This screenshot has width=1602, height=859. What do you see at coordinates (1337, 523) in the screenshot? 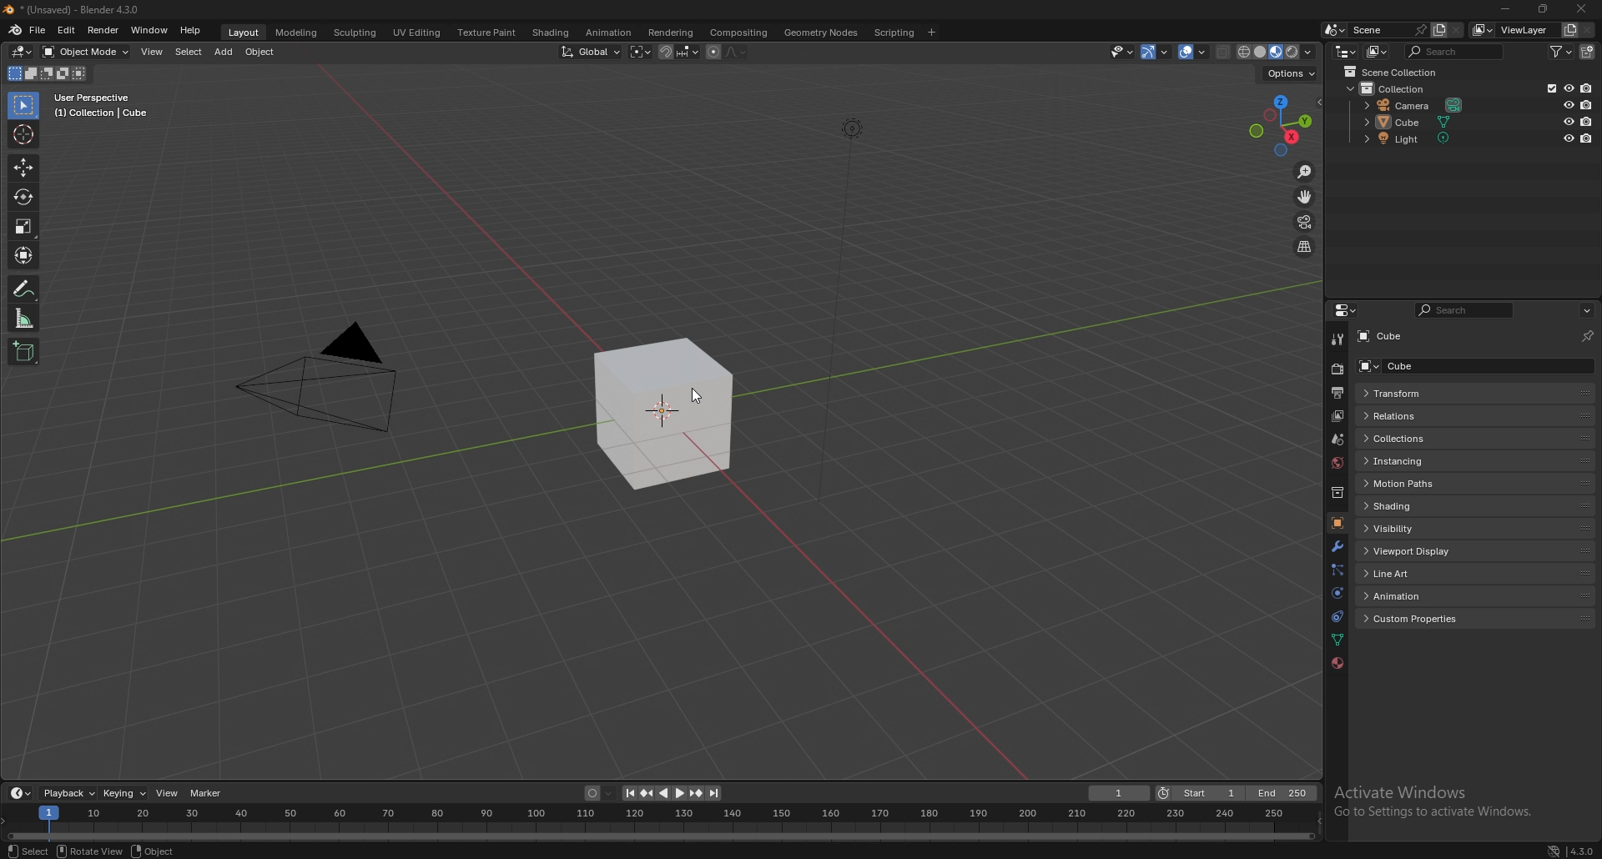
I see `object` at bounding box center [1337, 523].